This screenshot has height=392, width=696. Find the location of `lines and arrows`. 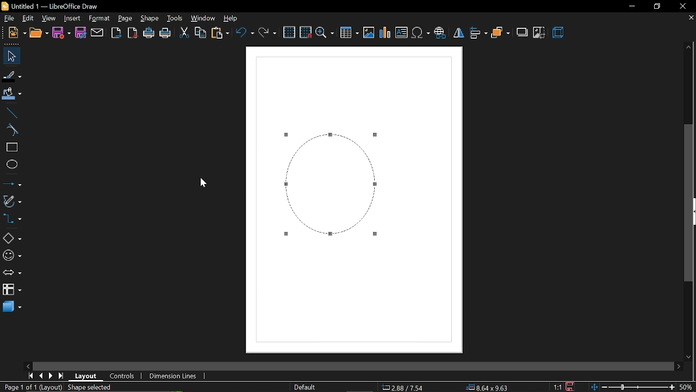

lines and arrows is located at coordinates (13, 183).